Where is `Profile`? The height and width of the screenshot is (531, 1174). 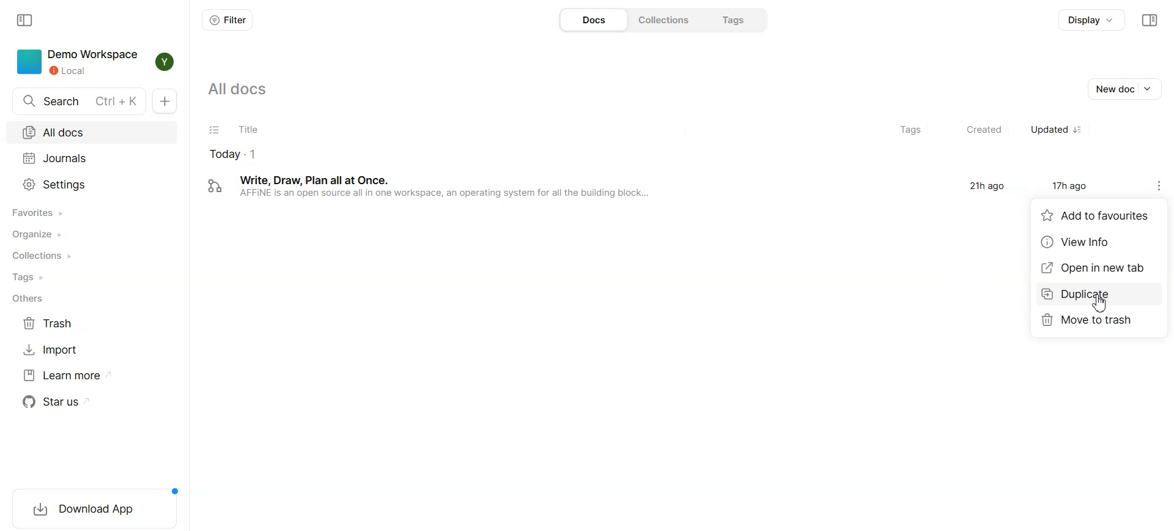 Profile is located at coordinates (166, 62).